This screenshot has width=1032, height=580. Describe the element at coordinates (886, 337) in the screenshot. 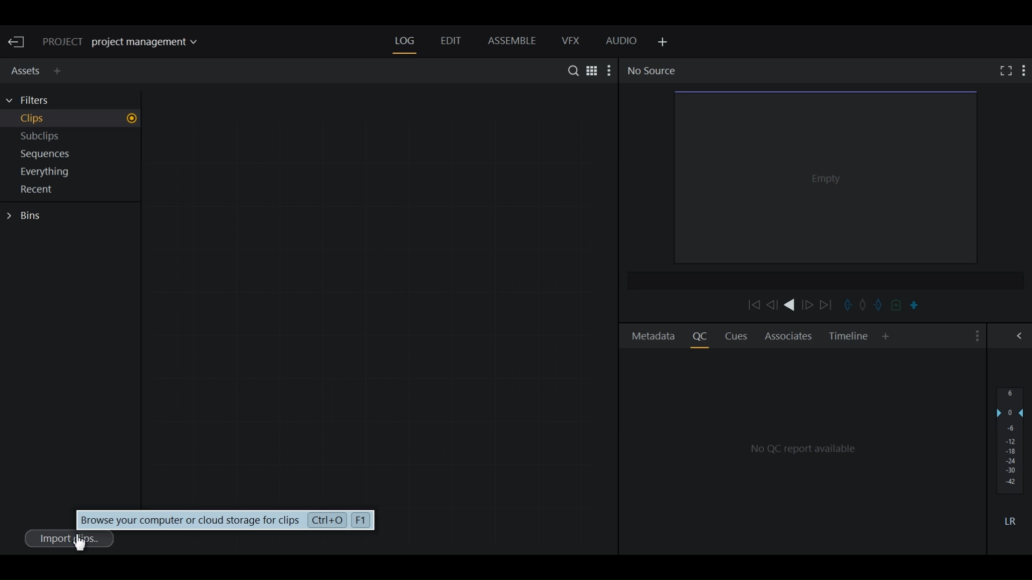

I see `Add Panel` at that location.